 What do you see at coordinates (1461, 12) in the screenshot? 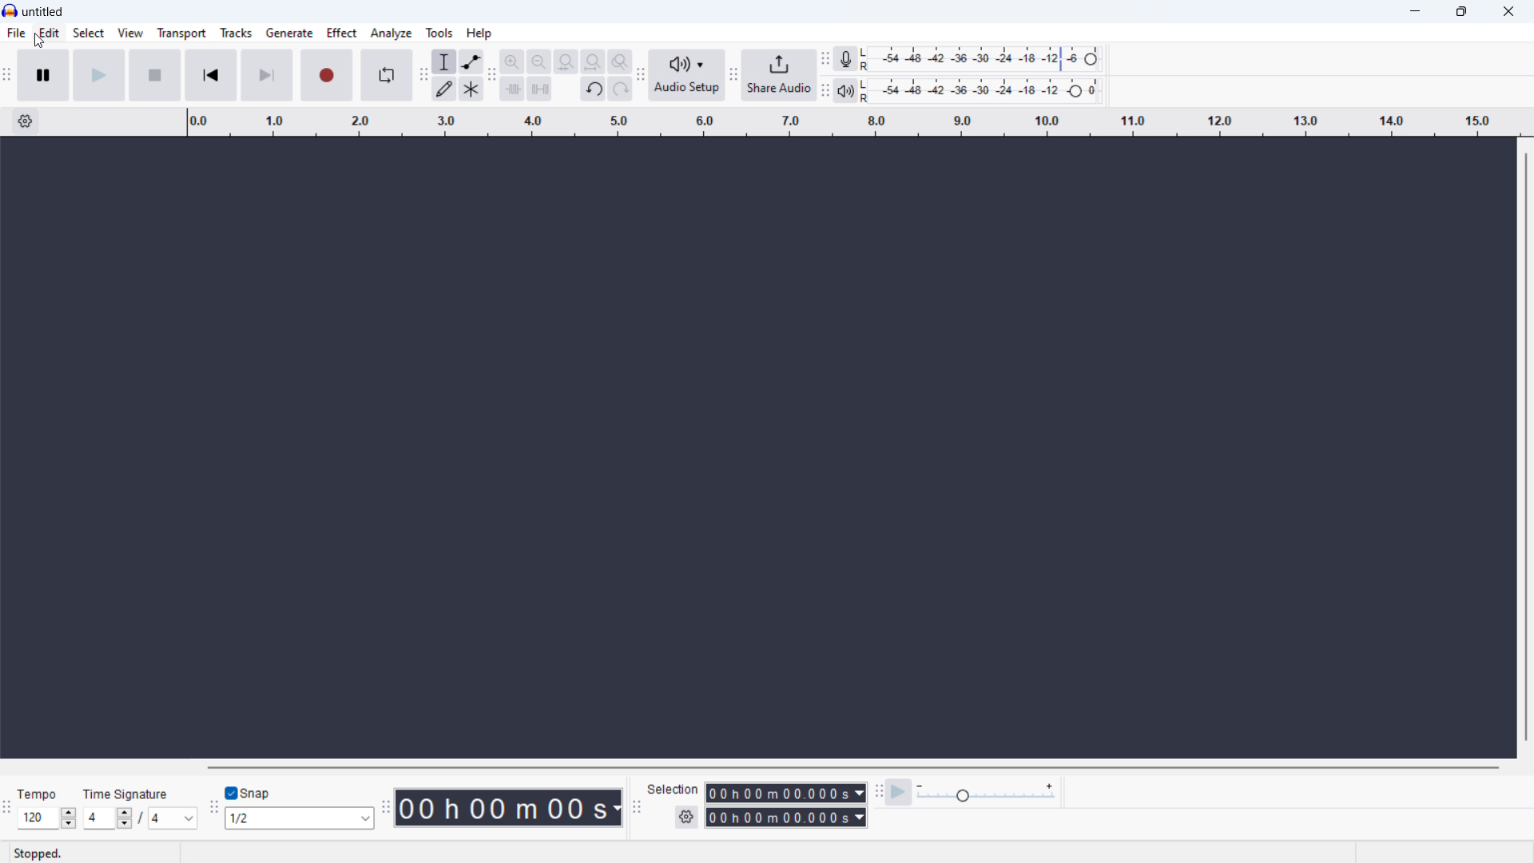
I see `maximize` at bounding box center [1461, 12].